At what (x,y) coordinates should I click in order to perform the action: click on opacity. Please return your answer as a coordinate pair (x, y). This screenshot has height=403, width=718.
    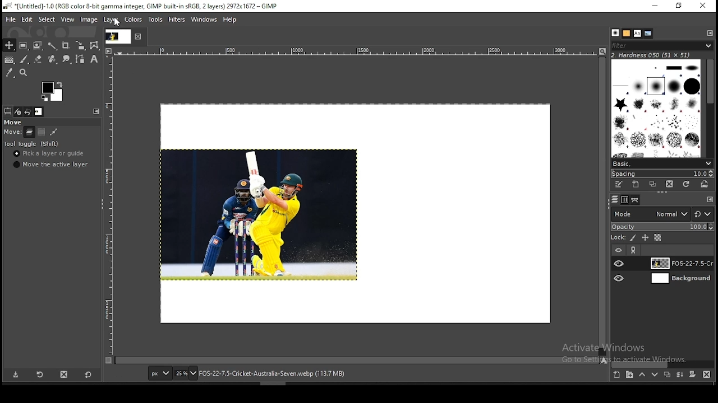
    Looking at the image, I should click on (662, 227).